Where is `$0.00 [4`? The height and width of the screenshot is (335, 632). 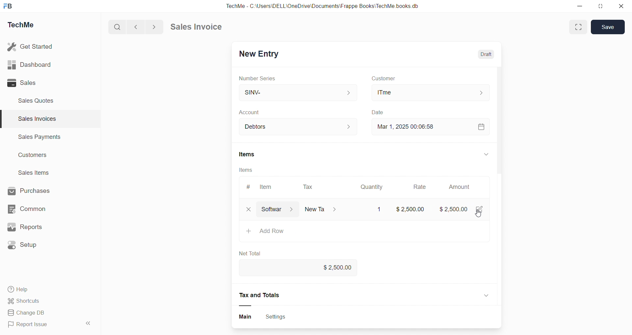
$0.00 [4 is located at coordinates (463, 207).